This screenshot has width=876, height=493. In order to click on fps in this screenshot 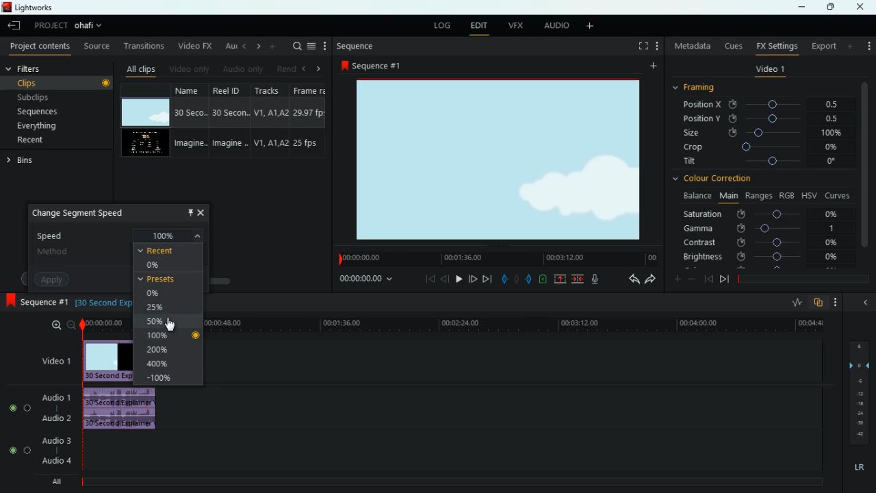, I will do `click(308, 121)`.